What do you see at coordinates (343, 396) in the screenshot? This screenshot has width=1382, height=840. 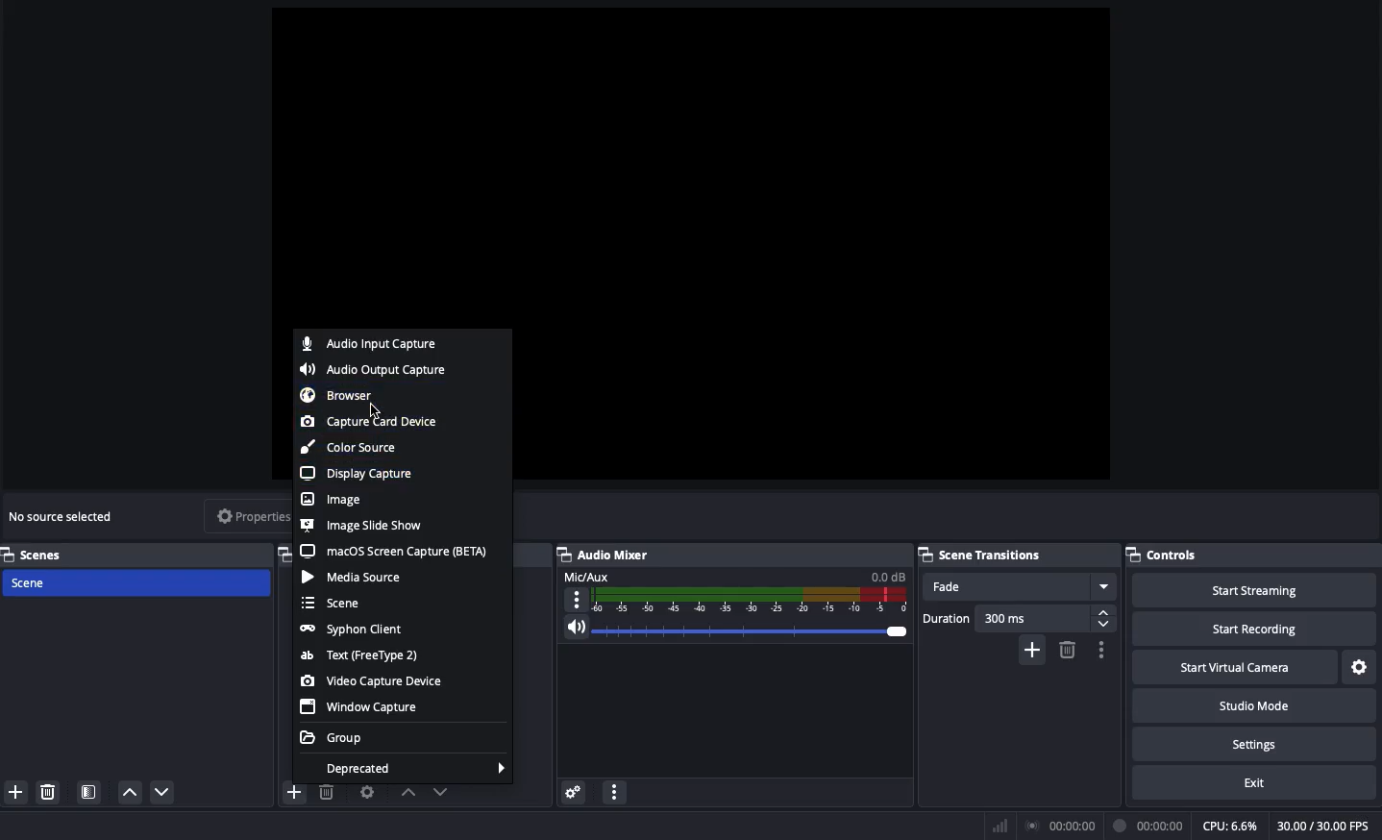 I see `Browser` at bounding box center [343, 396].